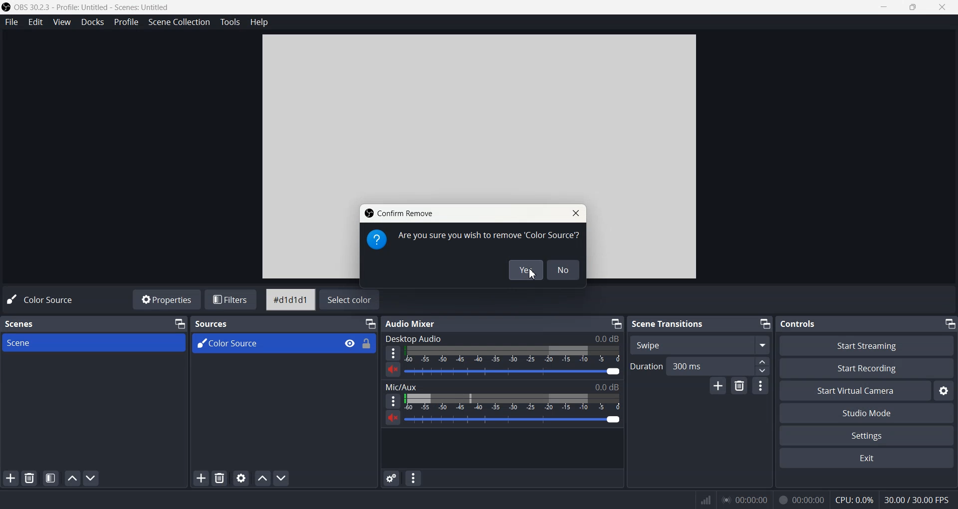 The image size is (958, 509). Describe the element at coordinates (8, 478) in the screenshot. I see `Add Scene` at that location.